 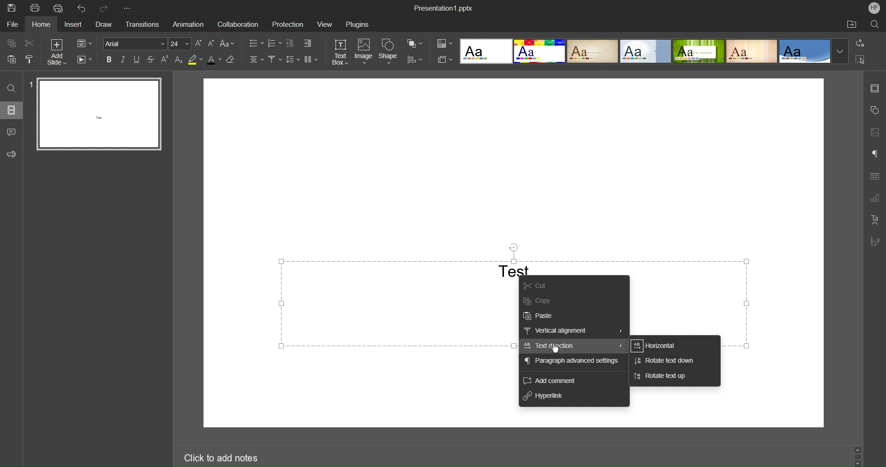 I want to click on Numbered List, so click(x=274, y=43).